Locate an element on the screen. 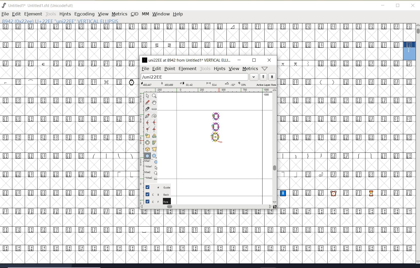  background is located at coordinates (158, 194).